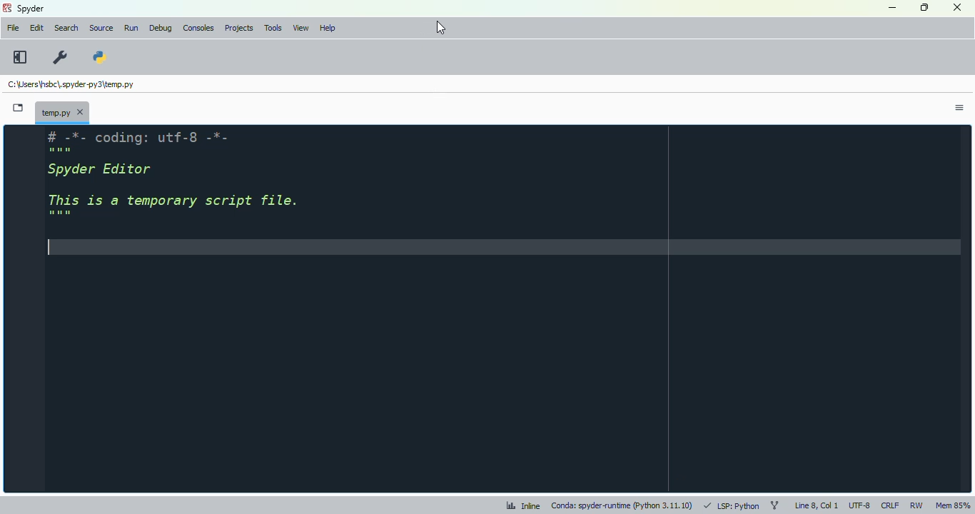 The image size is (975, 514). I want to click on run, so click(131, 28).